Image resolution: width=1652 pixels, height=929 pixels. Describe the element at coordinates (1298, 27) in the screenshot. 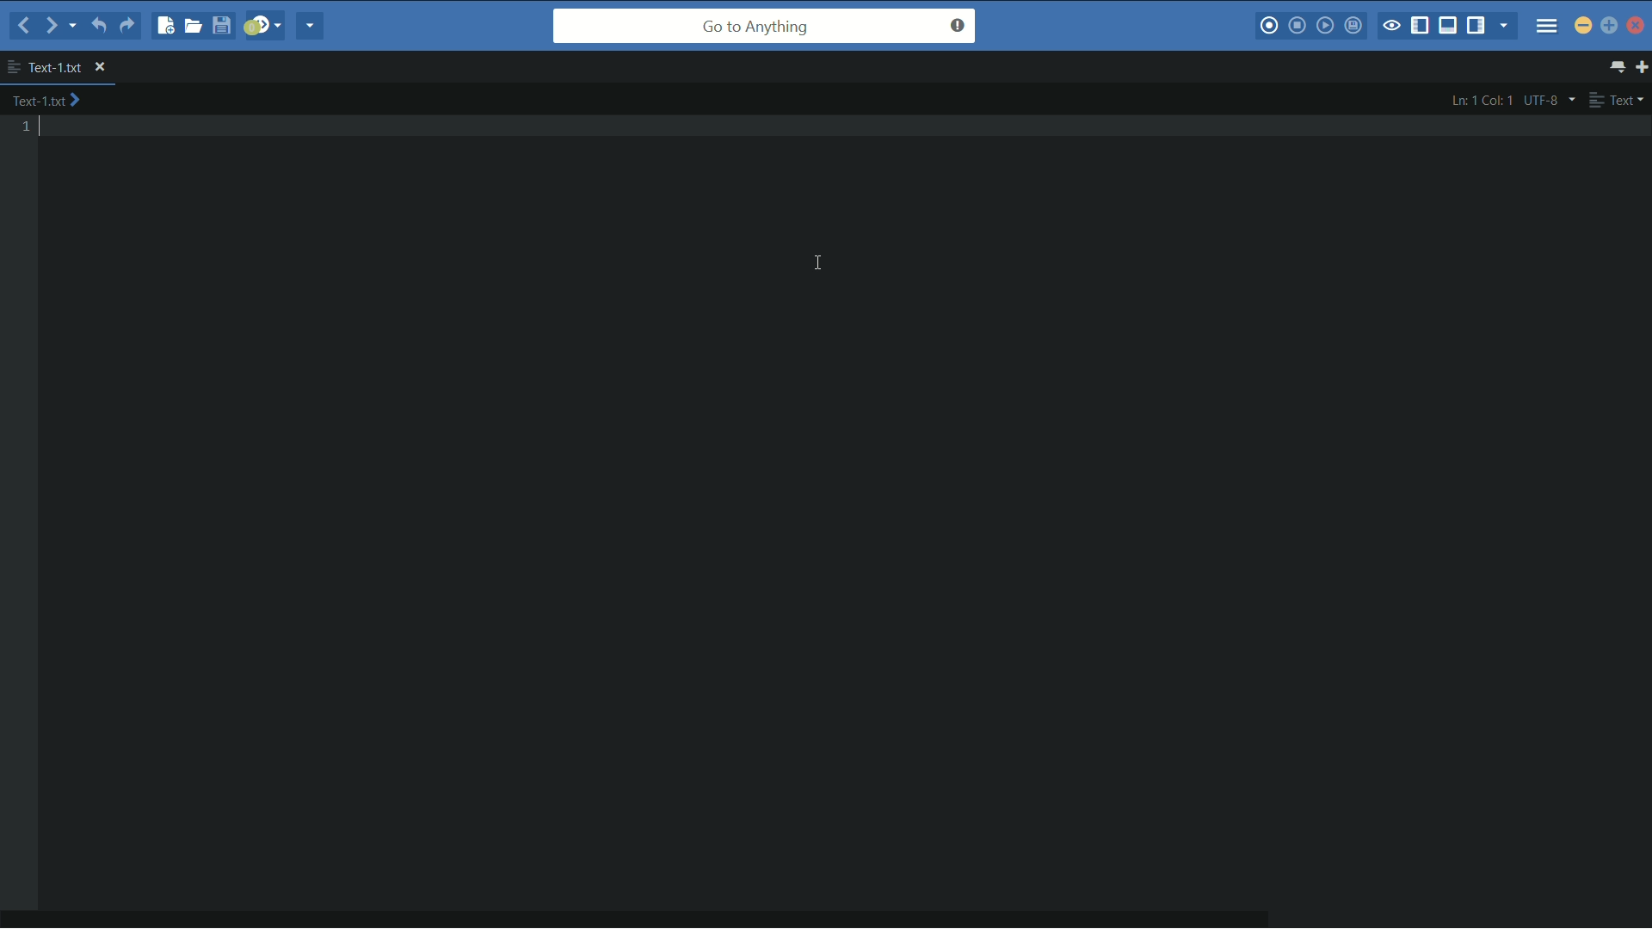

I see `stop macro` at that location.